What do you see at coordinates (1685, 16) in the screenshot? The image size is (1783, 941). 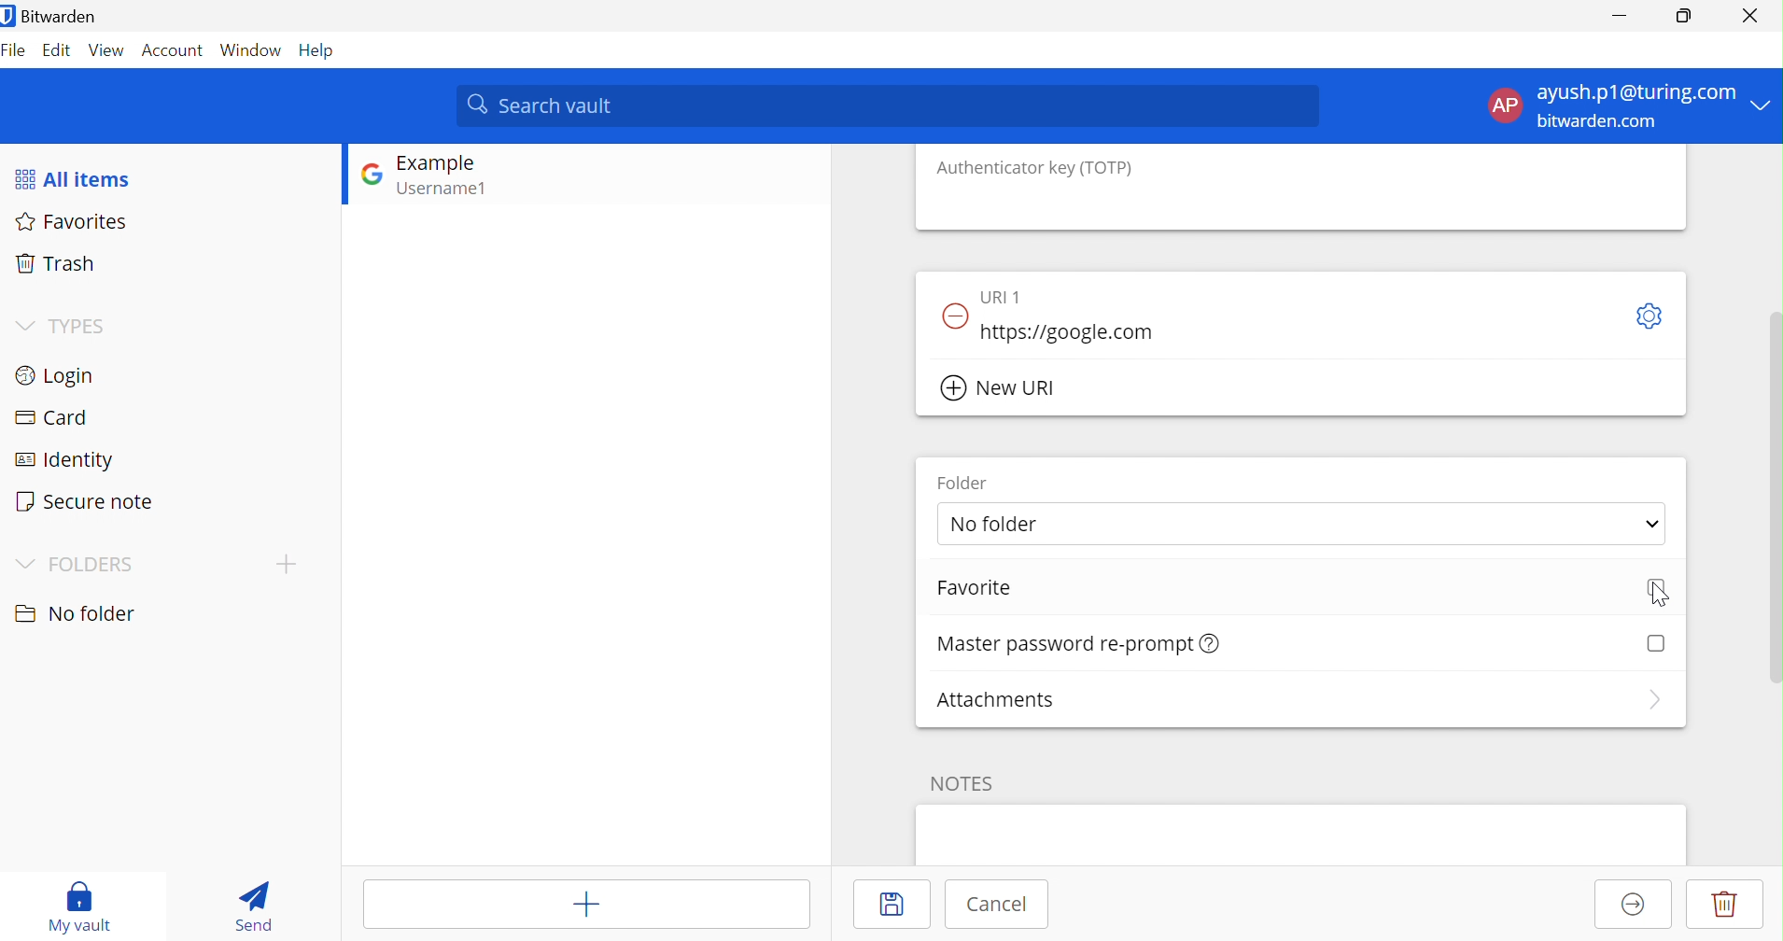 I see `Restore Down` at bounding box center [1685, 16].